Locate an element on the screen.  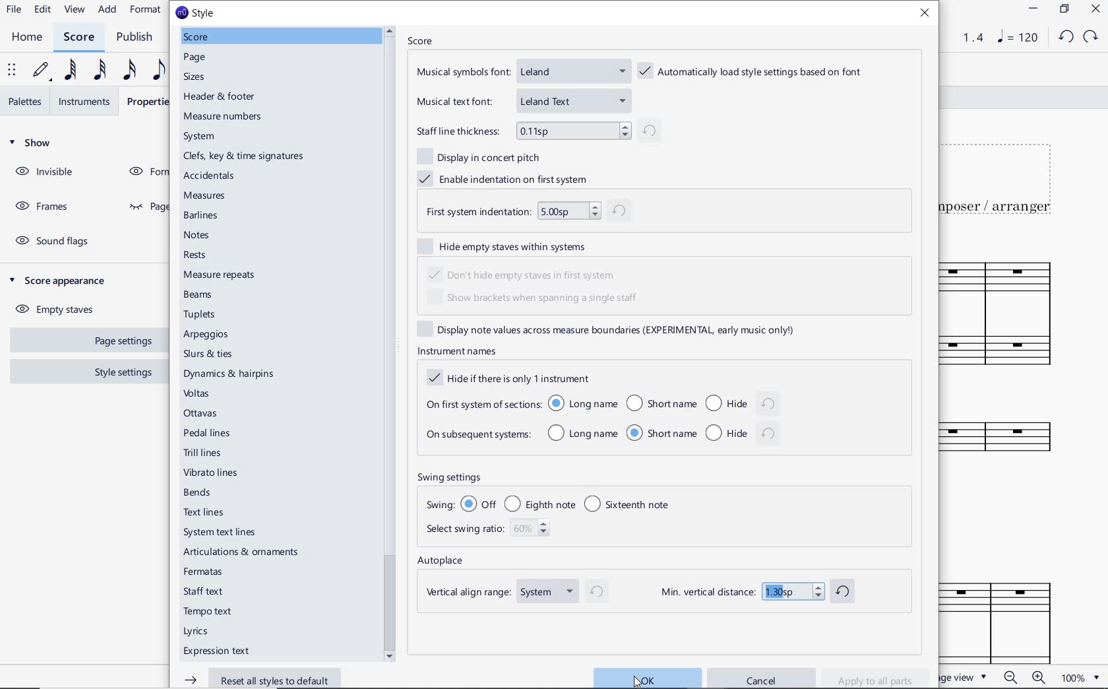
ok is located at coordinates (646, 676).